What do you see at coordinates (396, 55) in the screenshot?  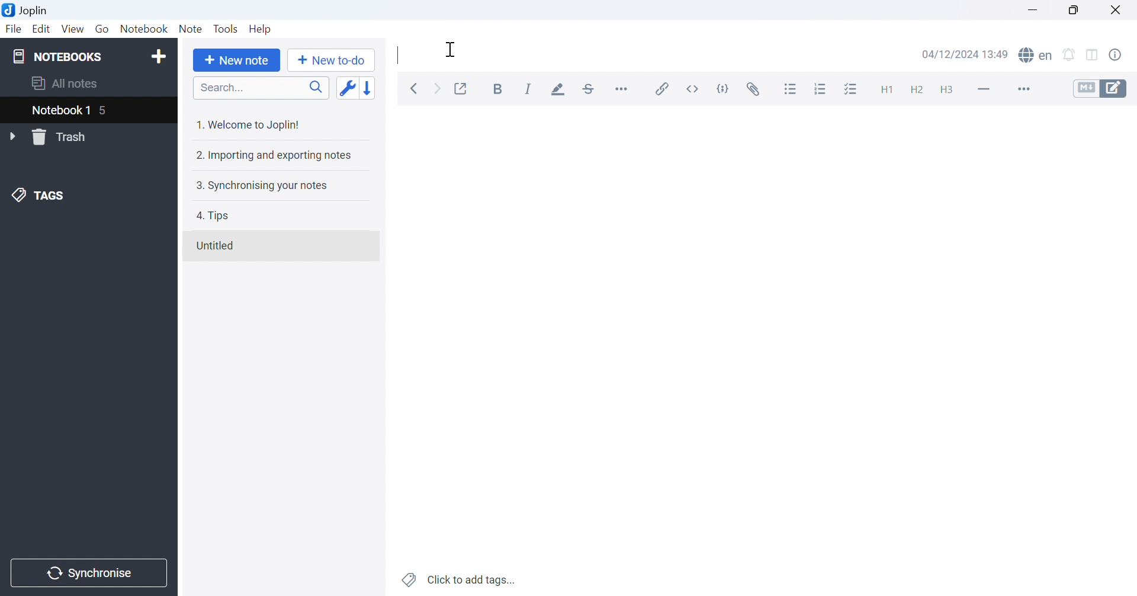 I see `Typing cursor` at bounding box center [396, 55].